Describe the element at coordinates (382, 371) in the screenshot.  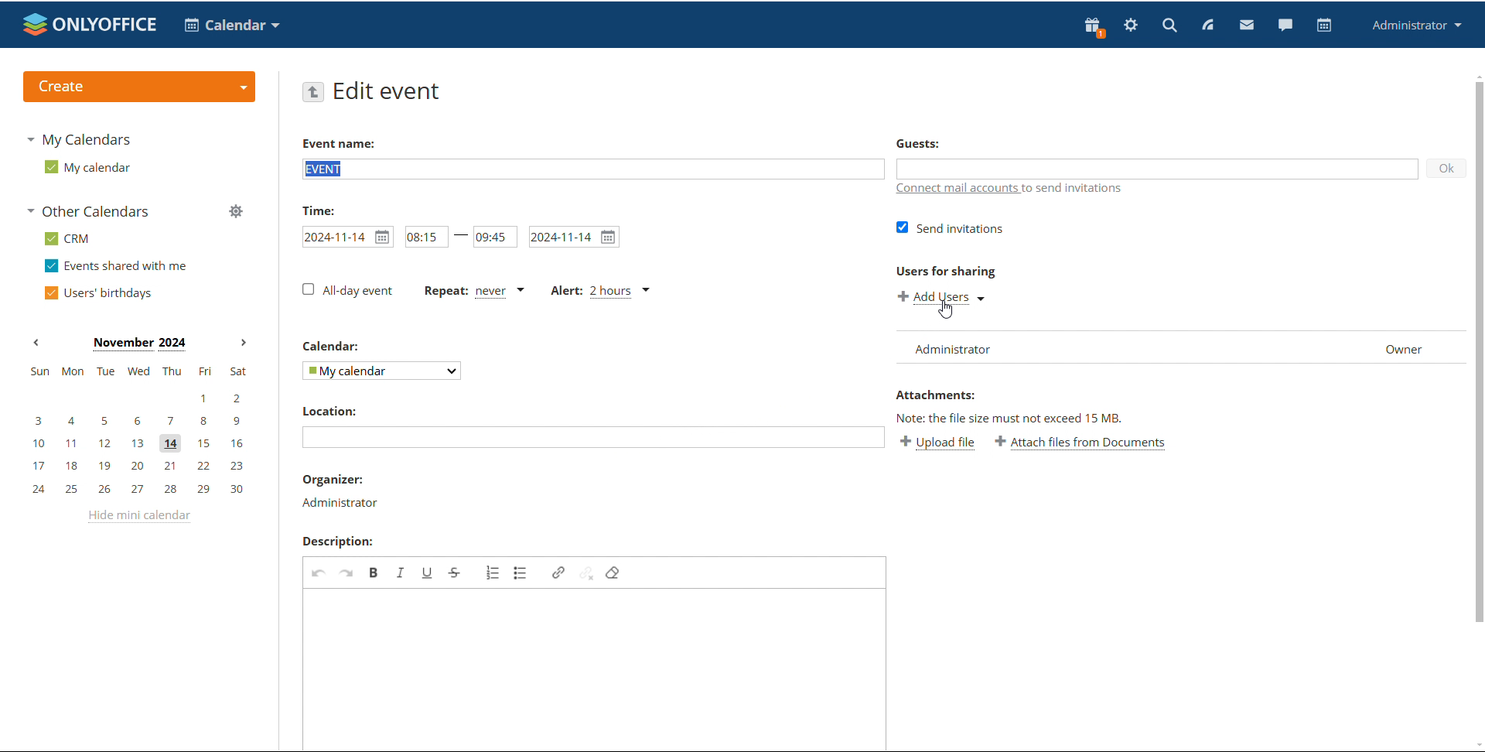
I see `select calendar` at that location.